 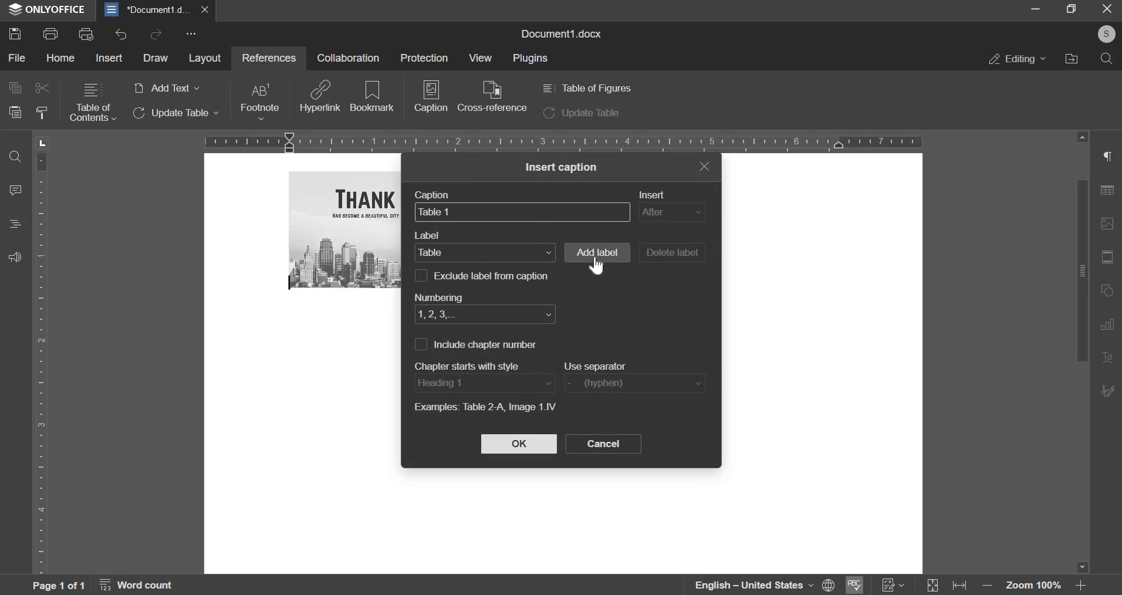 I want to click on L, so click(x=44, y=142).